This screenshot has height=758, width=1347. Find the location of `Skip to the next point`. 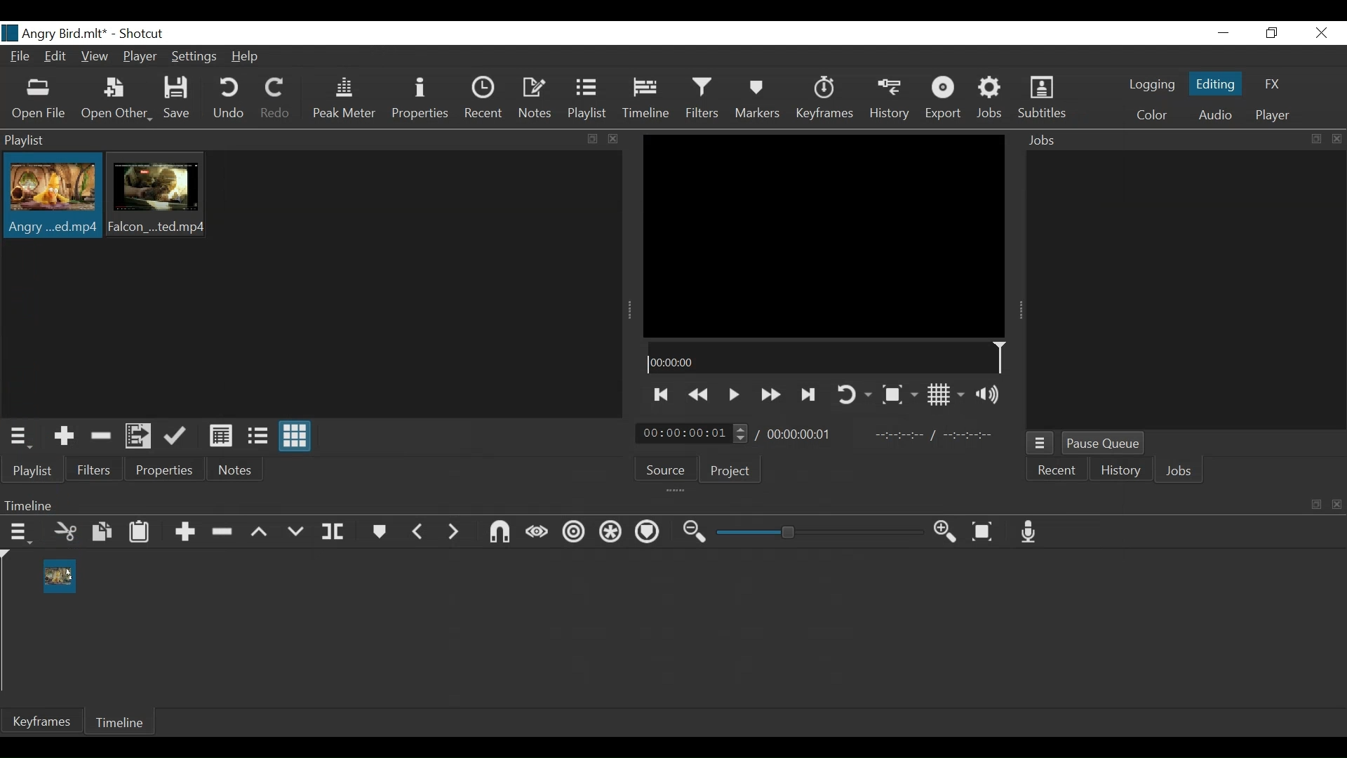

Skip to the next point is located at coordinates (662, 395).